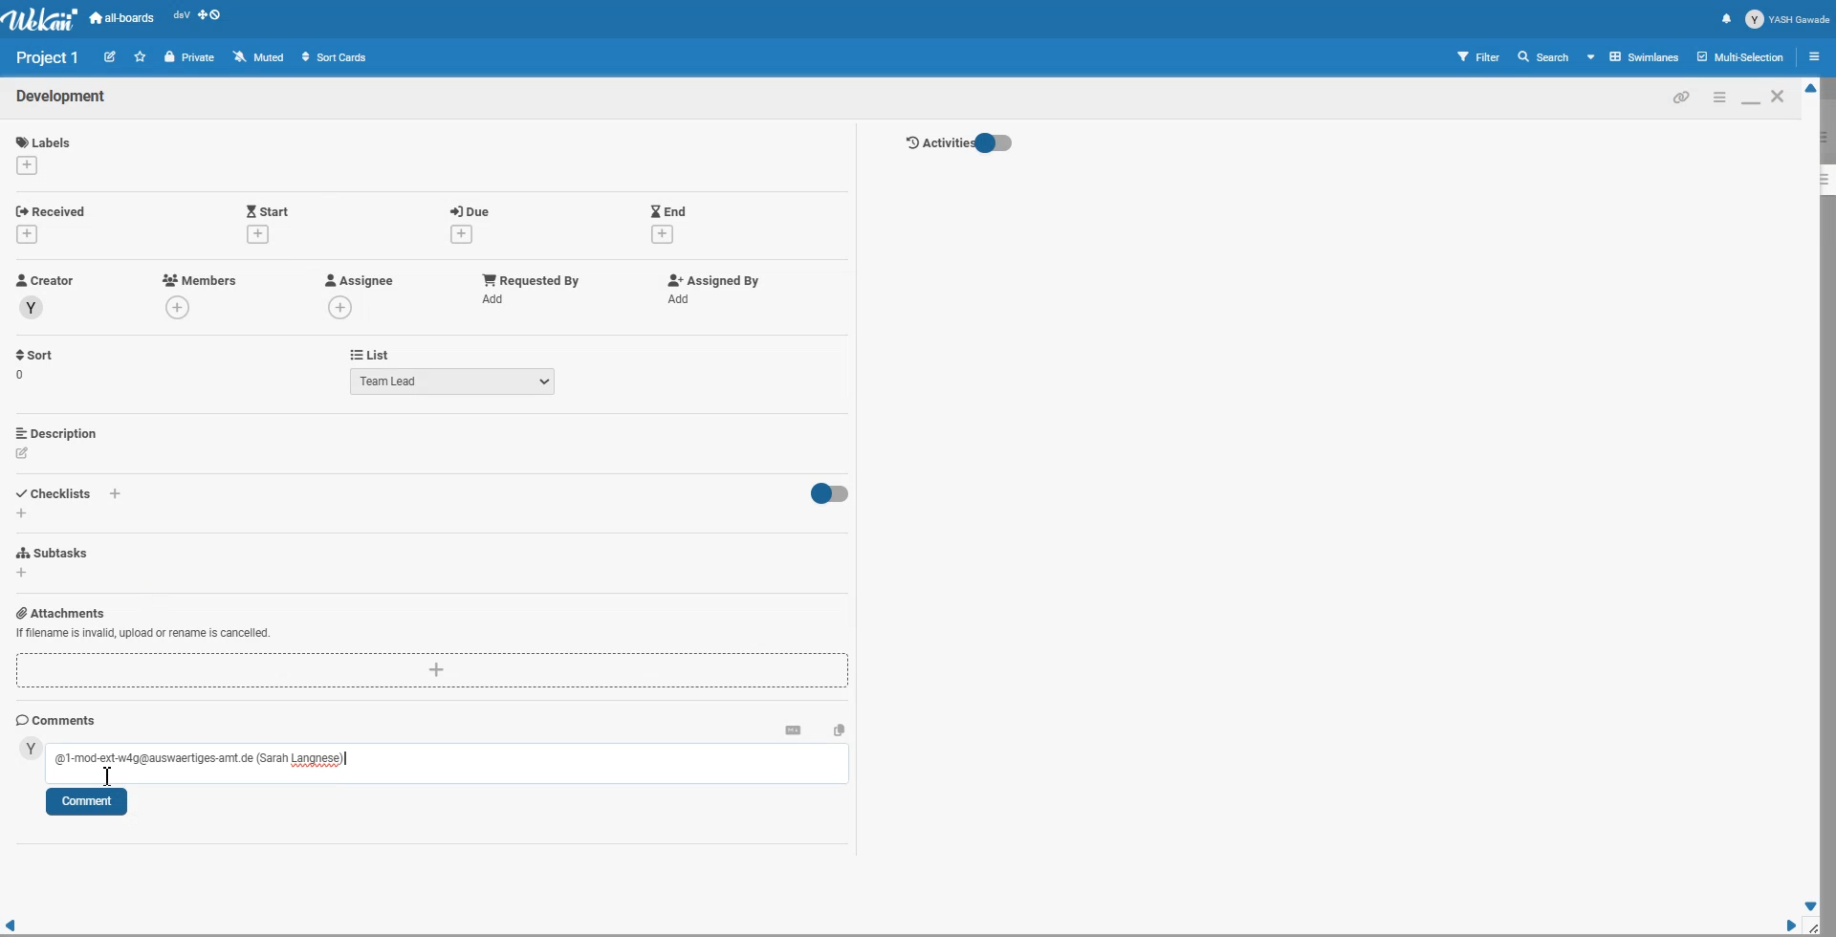 The image size is (1836, 937). What do you see at coordinates (31, 233) in the screenshot?
I see `add` at bounding box center [31, 233].